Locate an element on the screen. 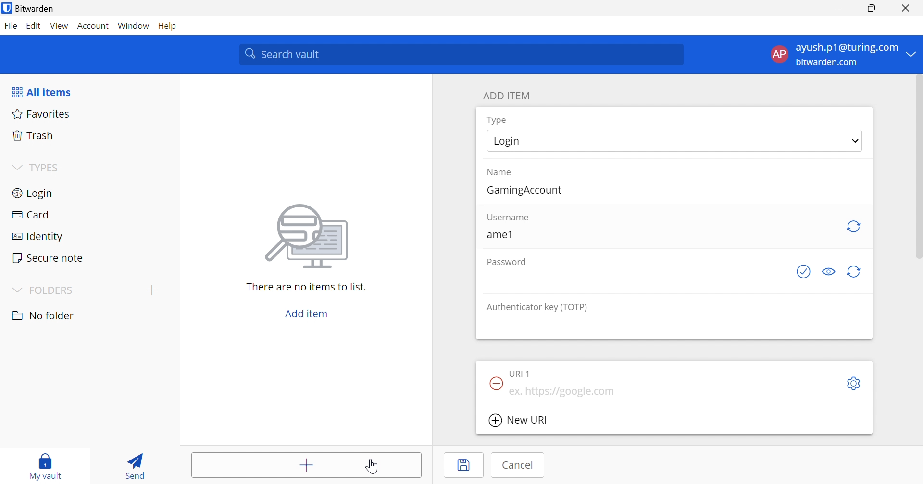  File is located at coordinates (11, 26).